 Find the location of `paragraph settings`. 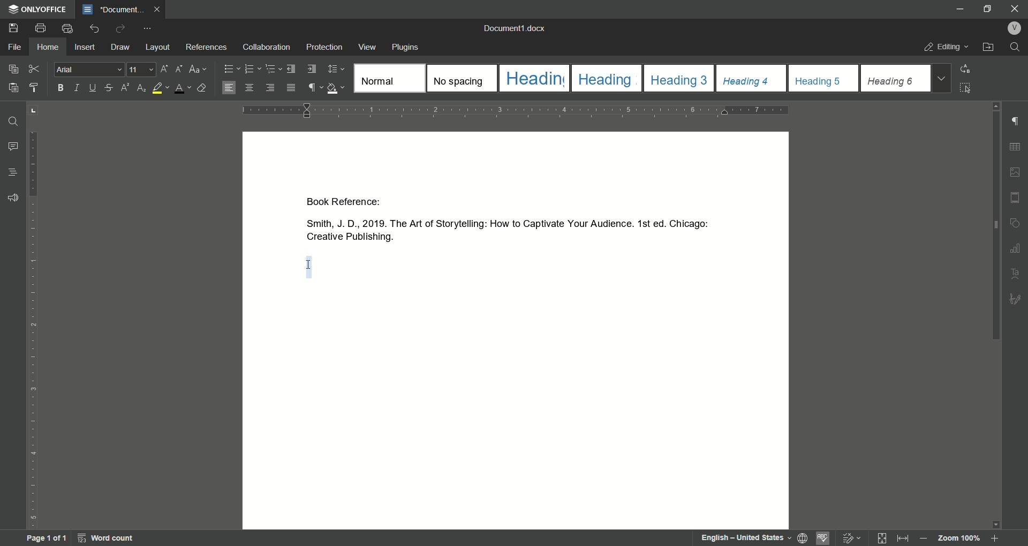

paragraph settings is located at coordinates (1016, 122).